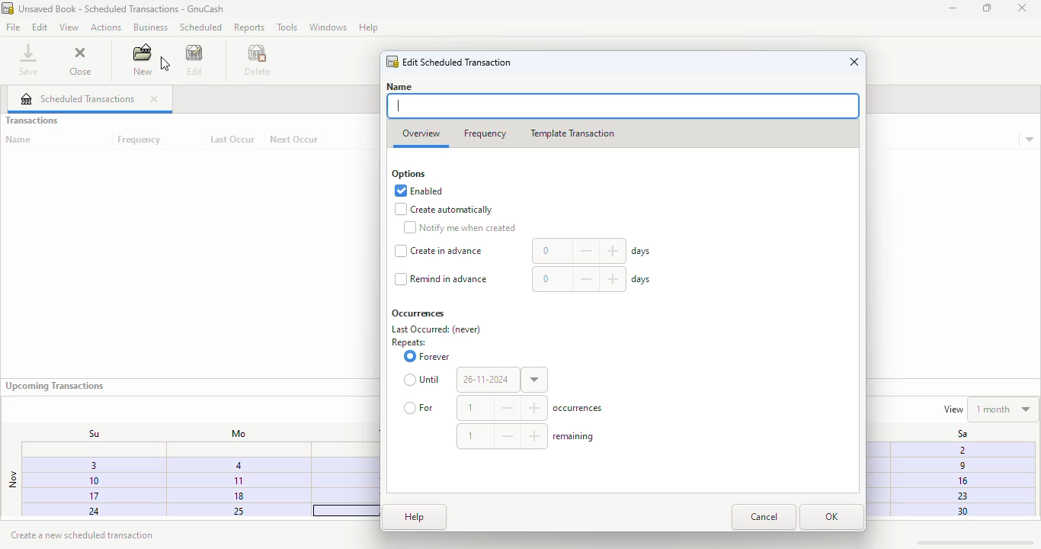 This screenshot has height=549, width=1041. Describe the element at coordinates (959, 449) in the screenshot. I see `Fi` at that location.